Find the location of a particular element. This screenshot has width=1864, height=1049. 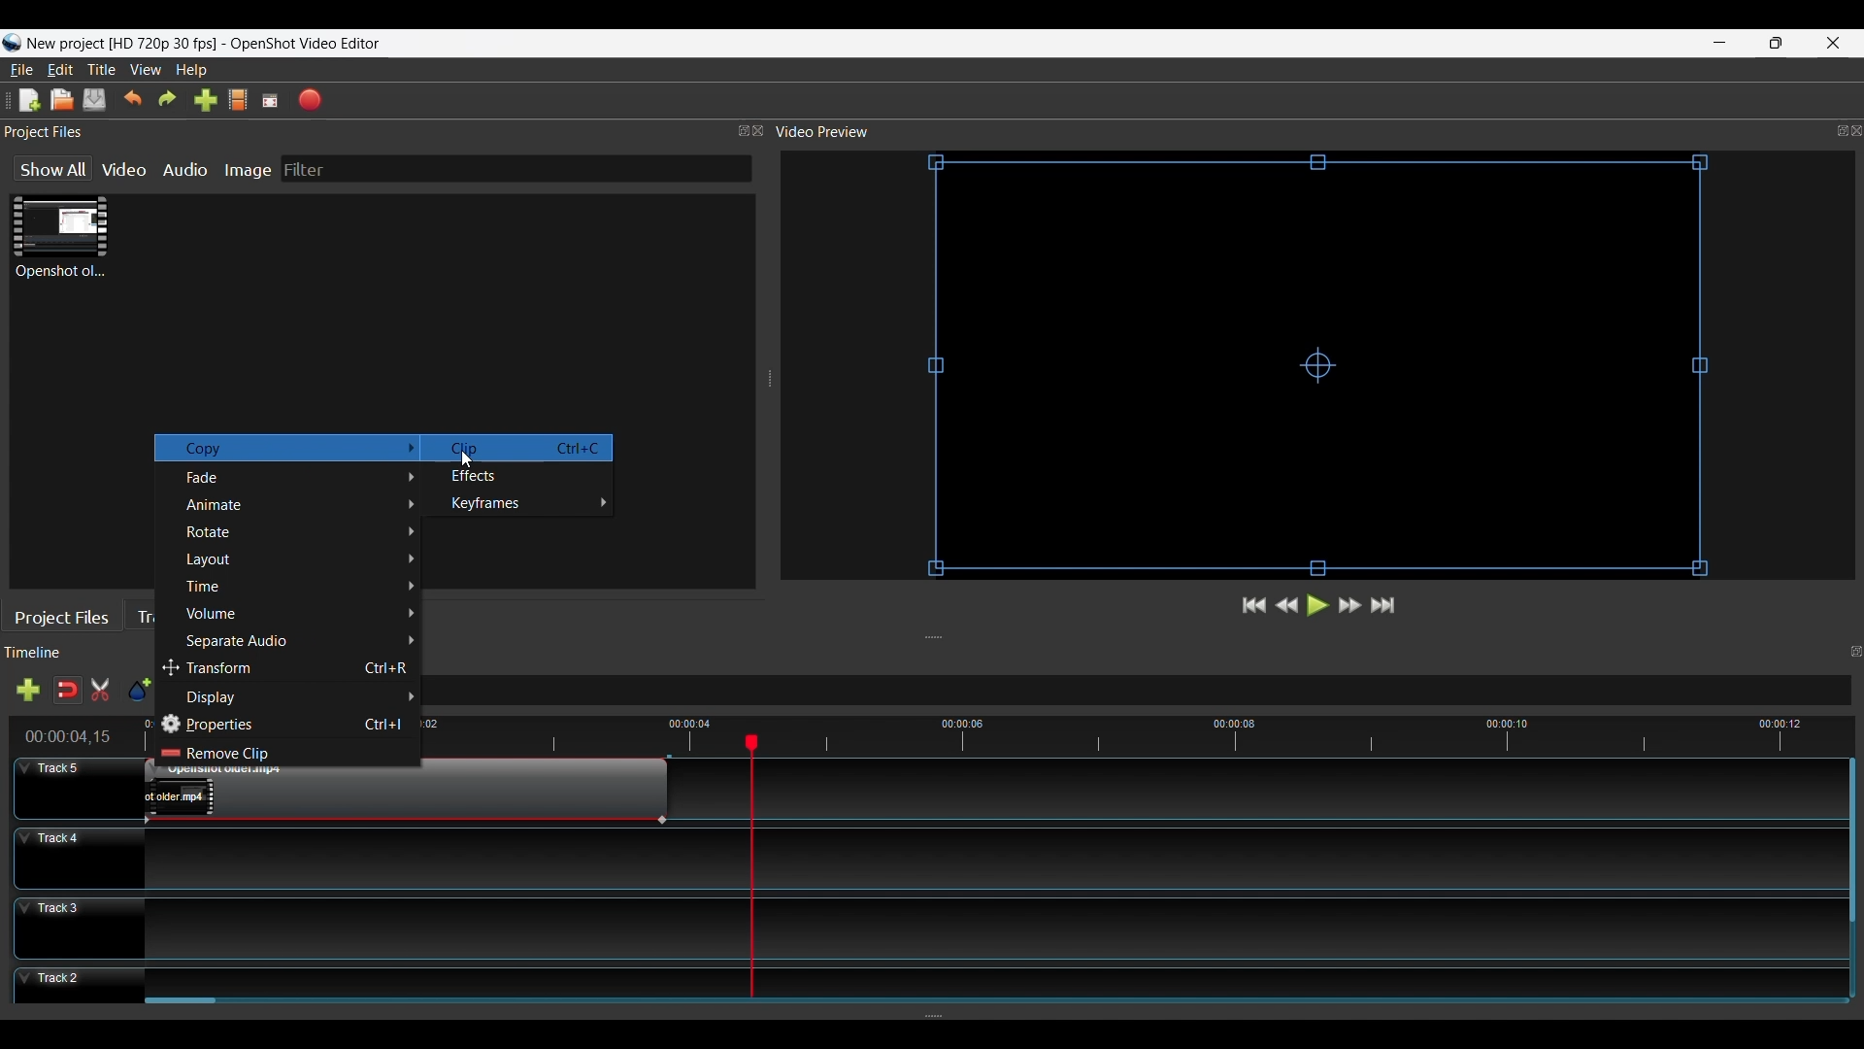

Keyframes is located at coordinates (520, 506).